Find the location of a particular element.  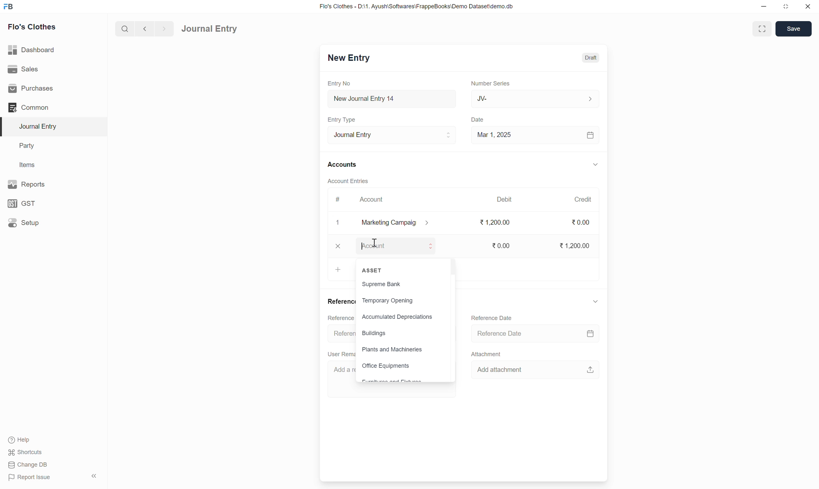

Accumulated Depreciations is located at coordinates (397, 317).